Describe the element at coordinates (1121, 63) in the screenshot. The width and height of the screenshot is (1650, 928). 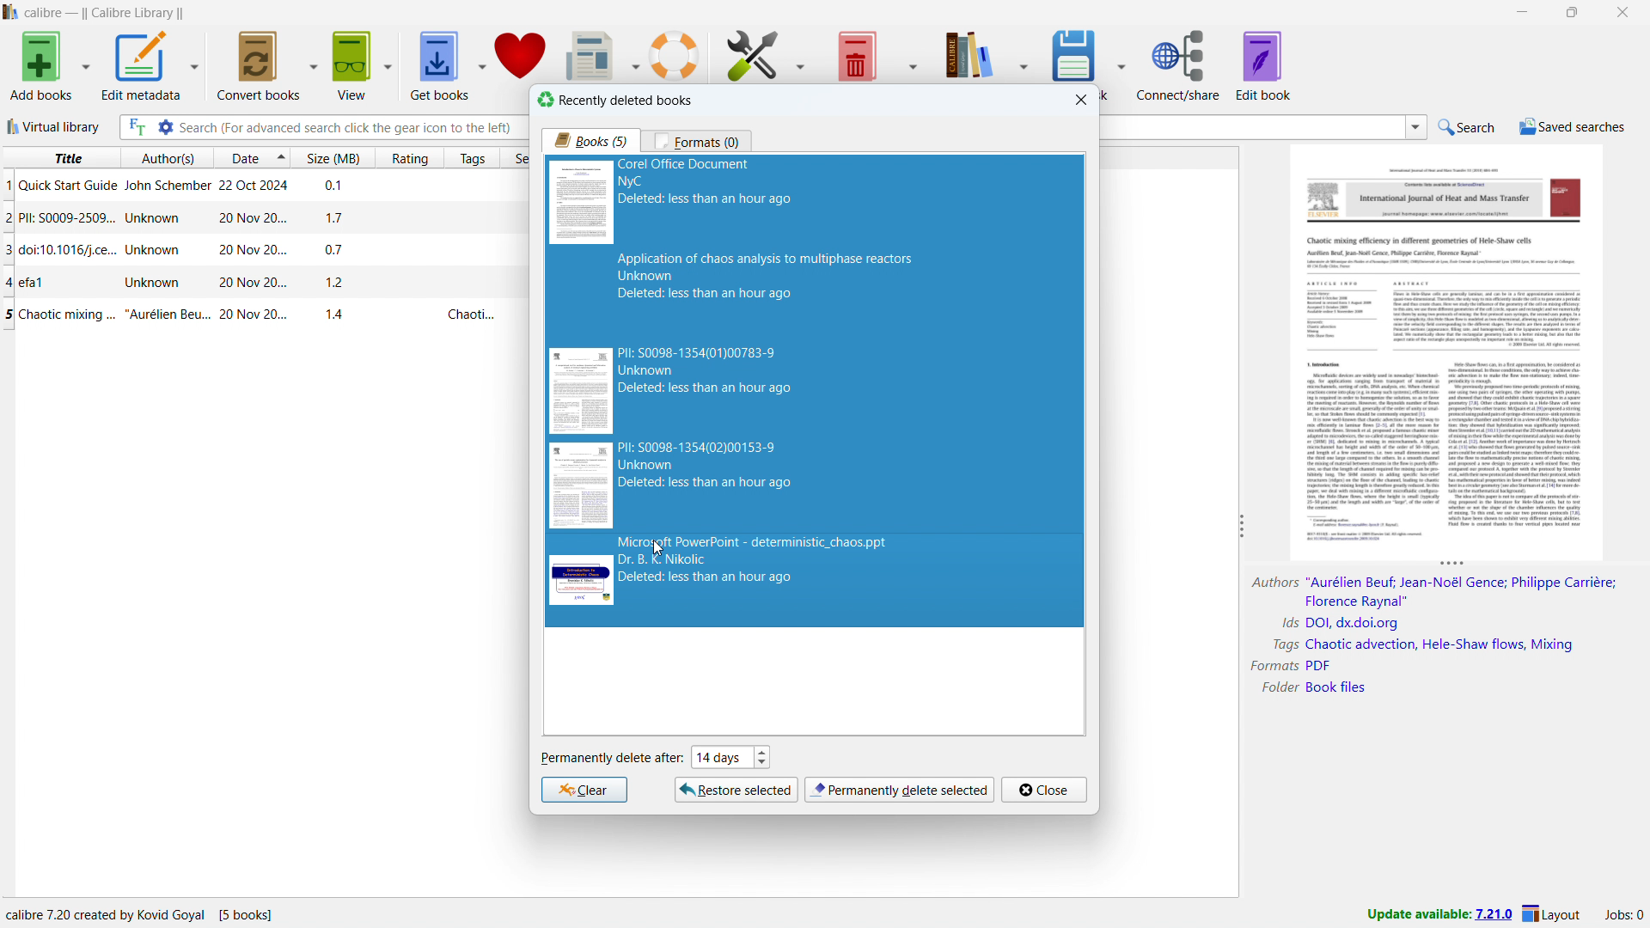
I see `save to disk options` at that location.